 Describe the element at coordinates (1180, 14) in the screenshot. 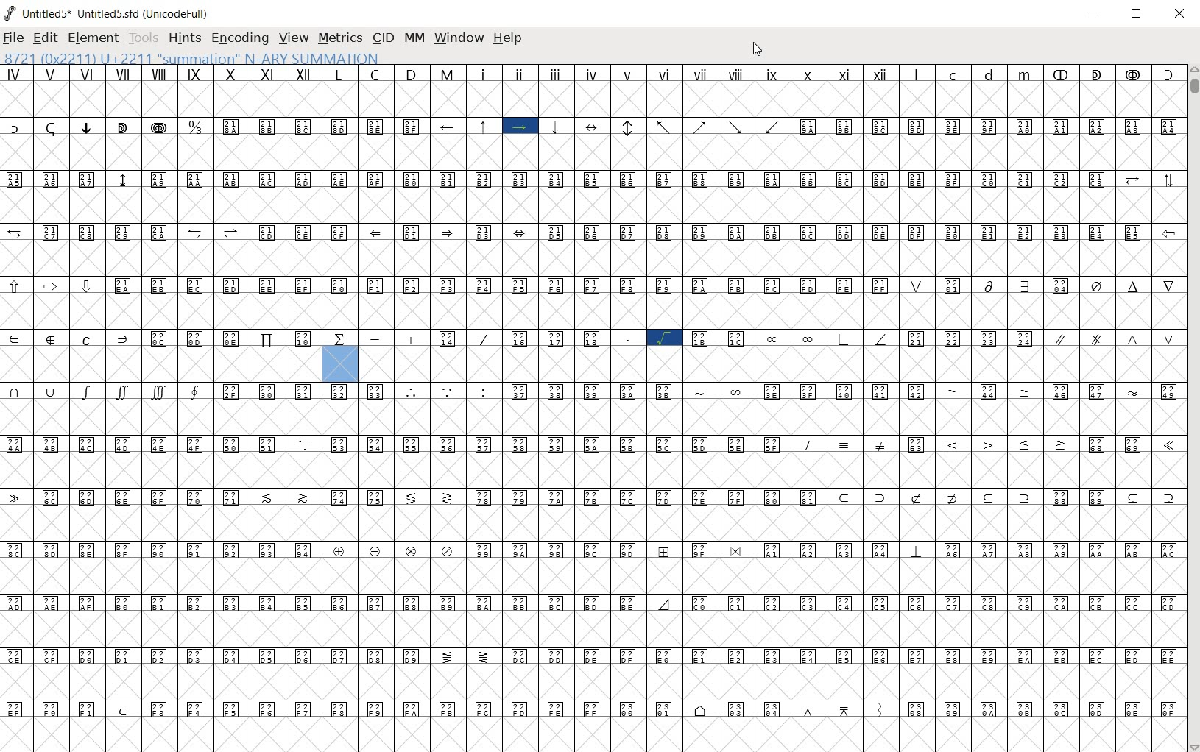

I see `CLOSE` at that location.